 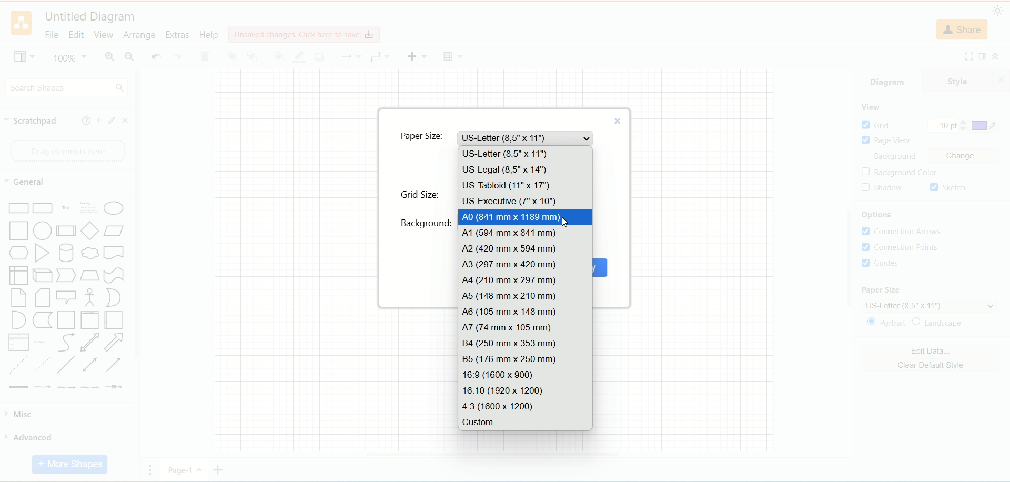 What do you see at coordinates (617, 119) in the screenshot?
I see `close` at bounding box center [617, 119].